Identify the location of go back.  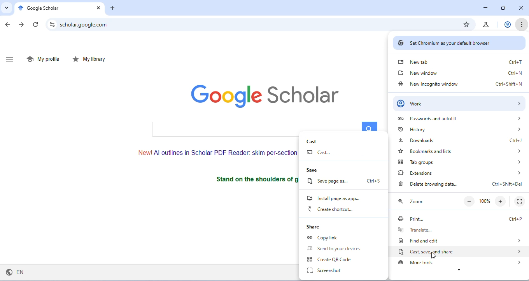
(9, 25).